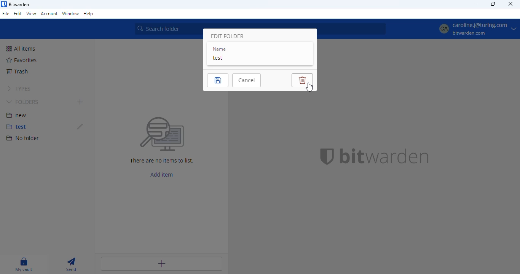 This screenshot has width=520, height=274. I want to click on window, so click(71, 14).